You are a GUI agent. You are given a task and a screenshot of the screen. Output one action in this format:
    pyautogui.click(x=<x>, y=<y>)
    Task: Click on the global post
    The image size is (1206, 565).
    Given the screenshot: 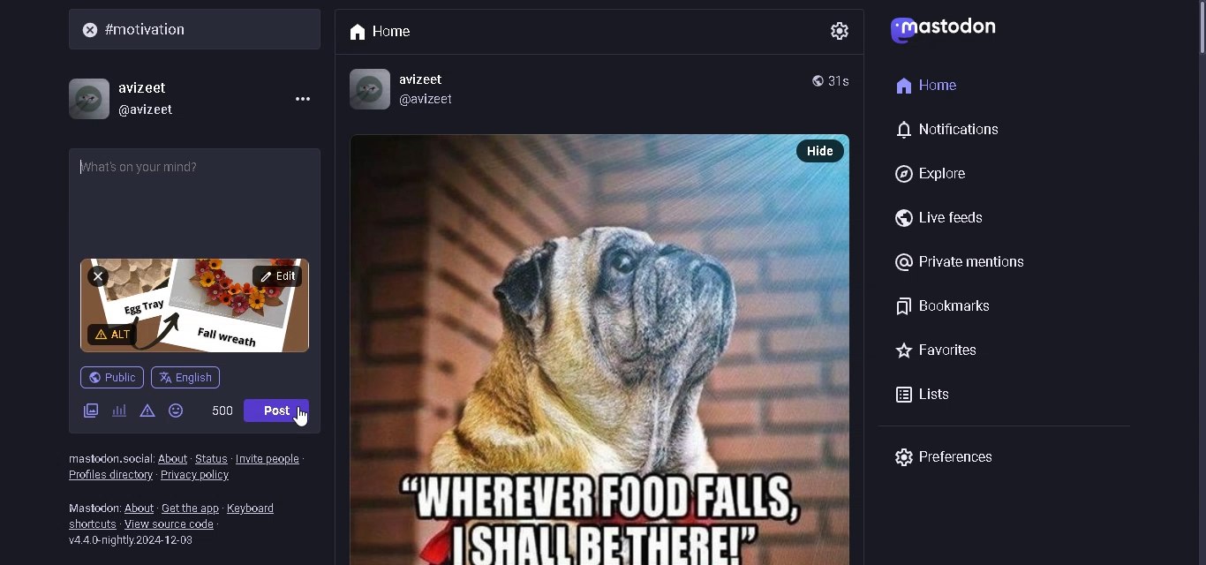 What is the action you would take?
    pyautogui.click(x=817, y=79)
    